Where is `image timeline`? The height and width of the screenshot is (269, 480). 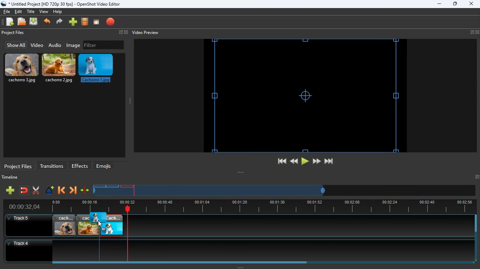
image timeline is located at coordinates (99, 186).